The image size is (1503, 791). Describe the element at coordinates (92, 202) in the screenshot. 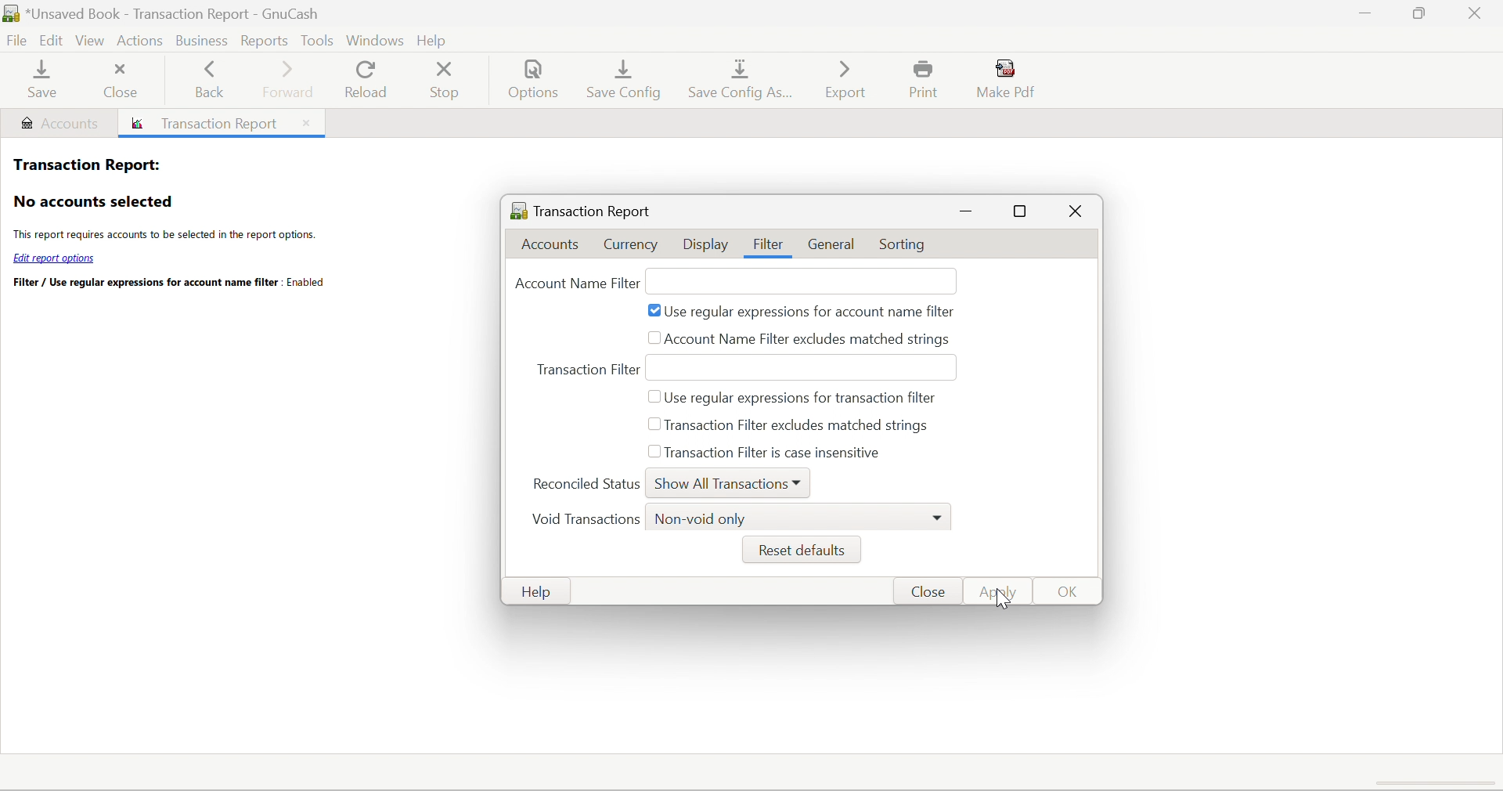

I see `No accounts selected` at that location.